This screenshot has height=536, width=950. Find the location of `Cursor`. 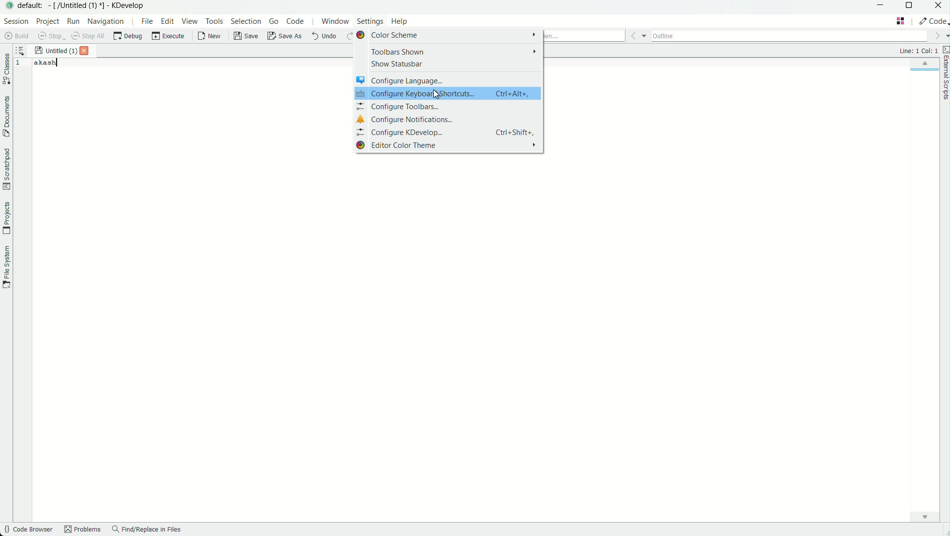

Cursor is located at coordinates (436, 94).